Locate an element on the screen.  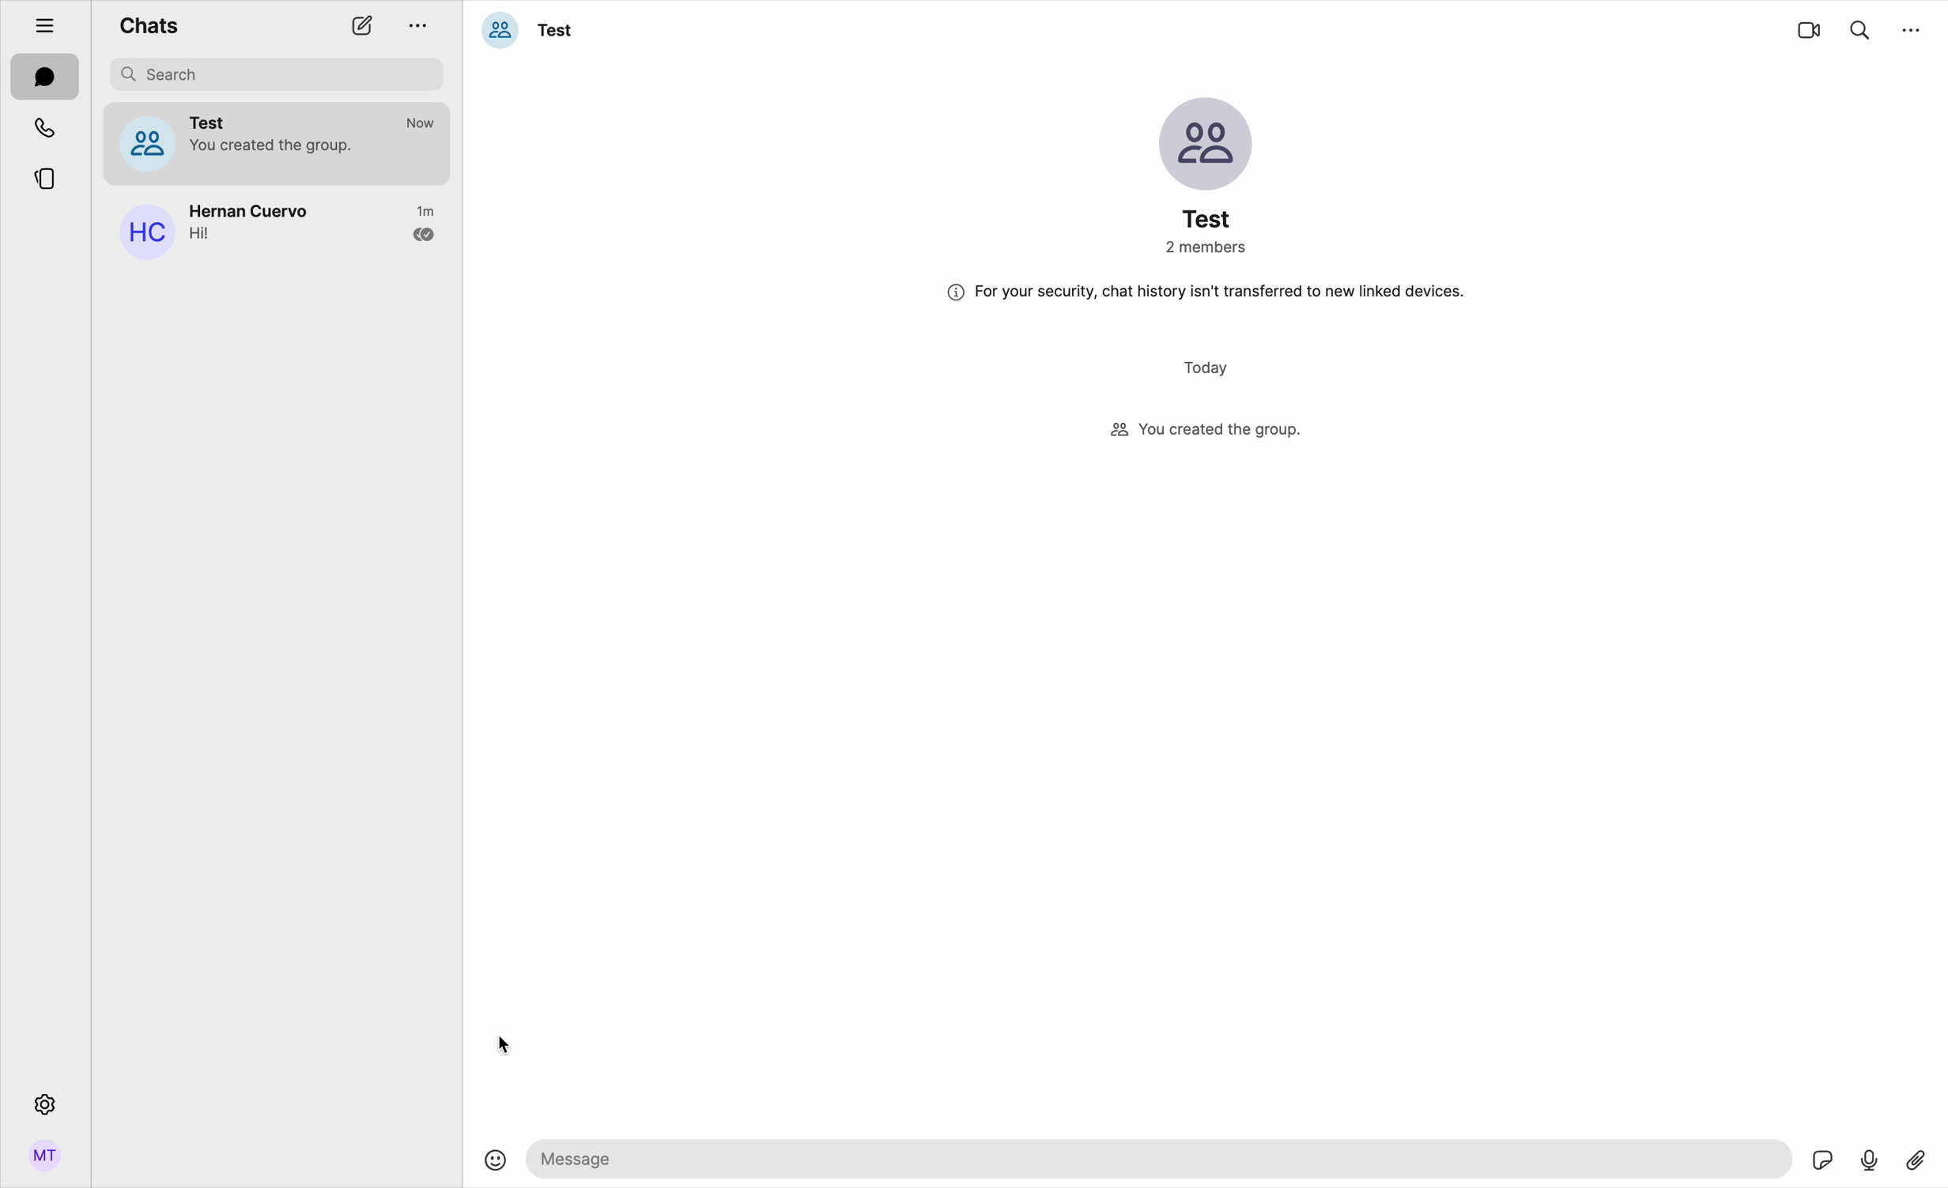
group created is located at coordinates (1208, 434).